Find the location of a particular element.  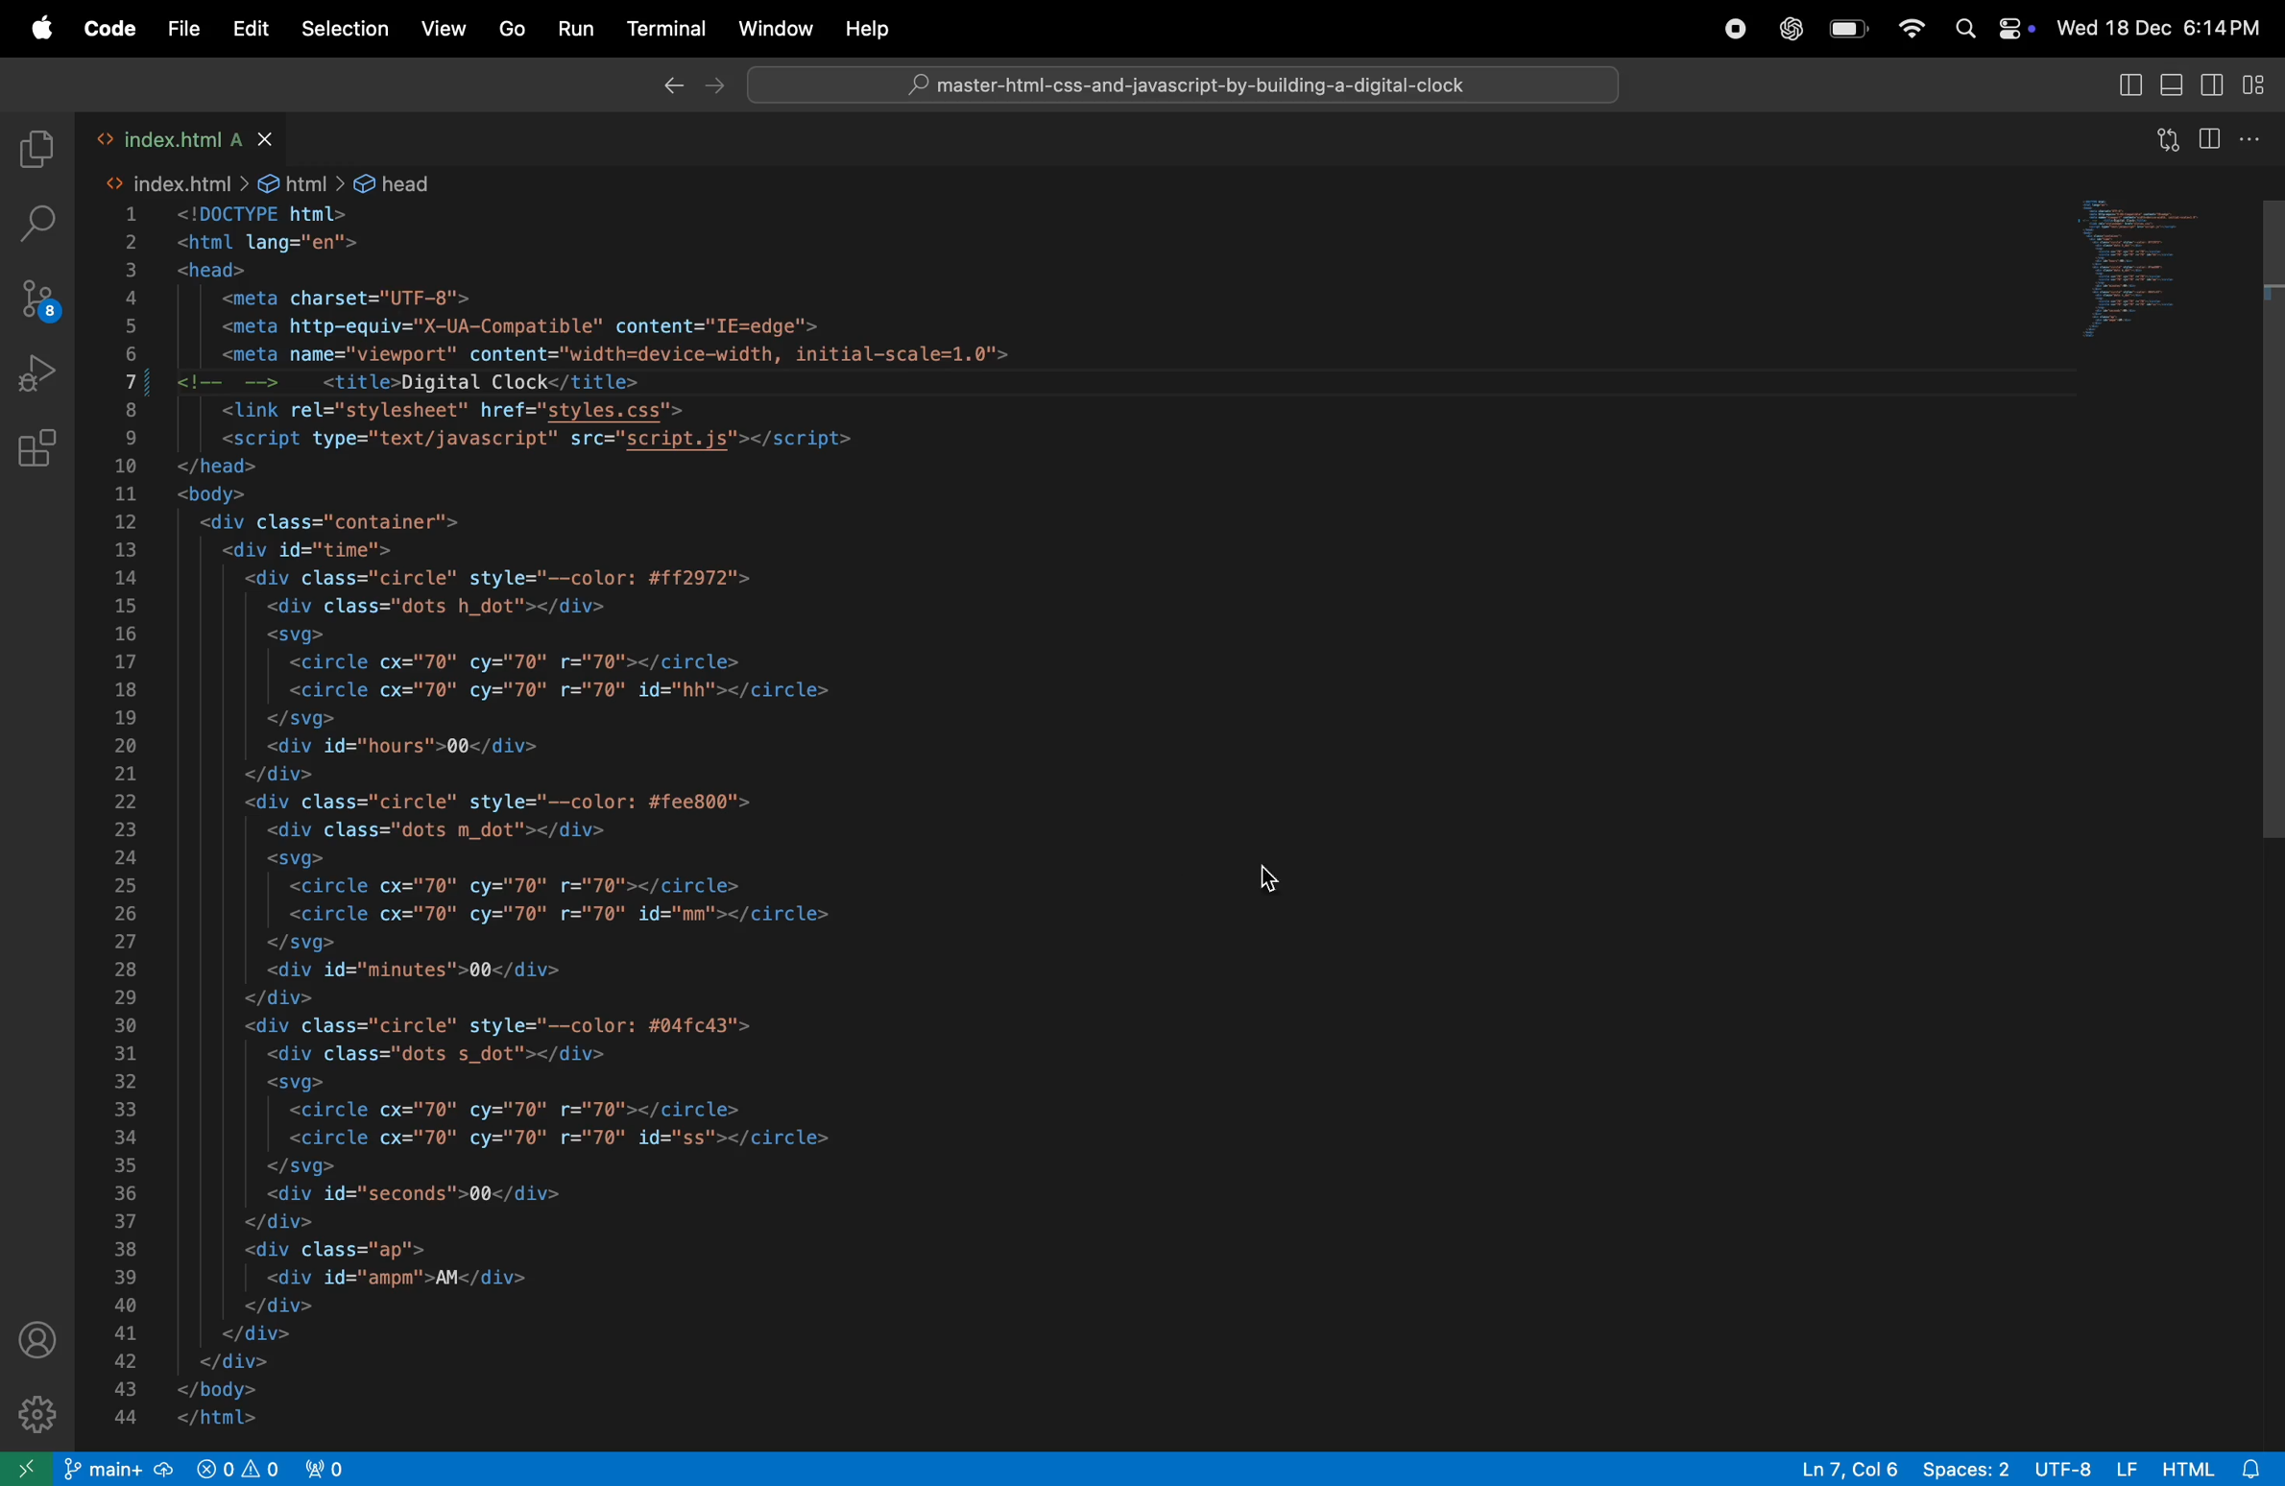

Forward is located at coordinates (671, 84).